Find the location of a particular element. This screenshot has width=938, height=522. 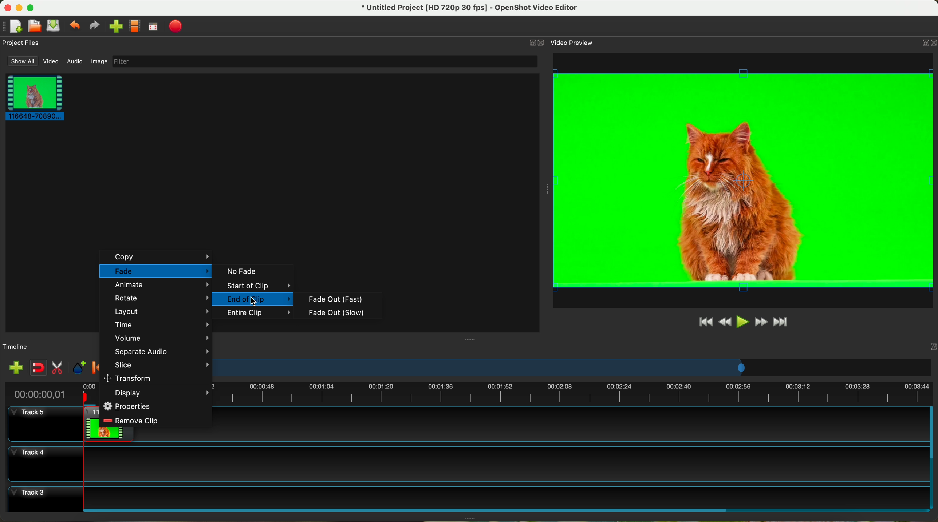

cursor is located at coordinates (256, 302).